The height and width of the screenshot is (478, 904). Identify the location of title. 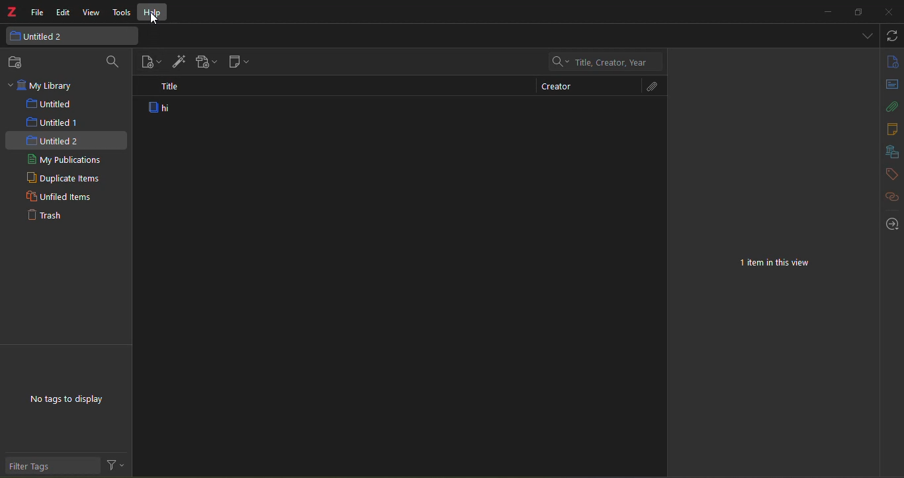
(171, 88).